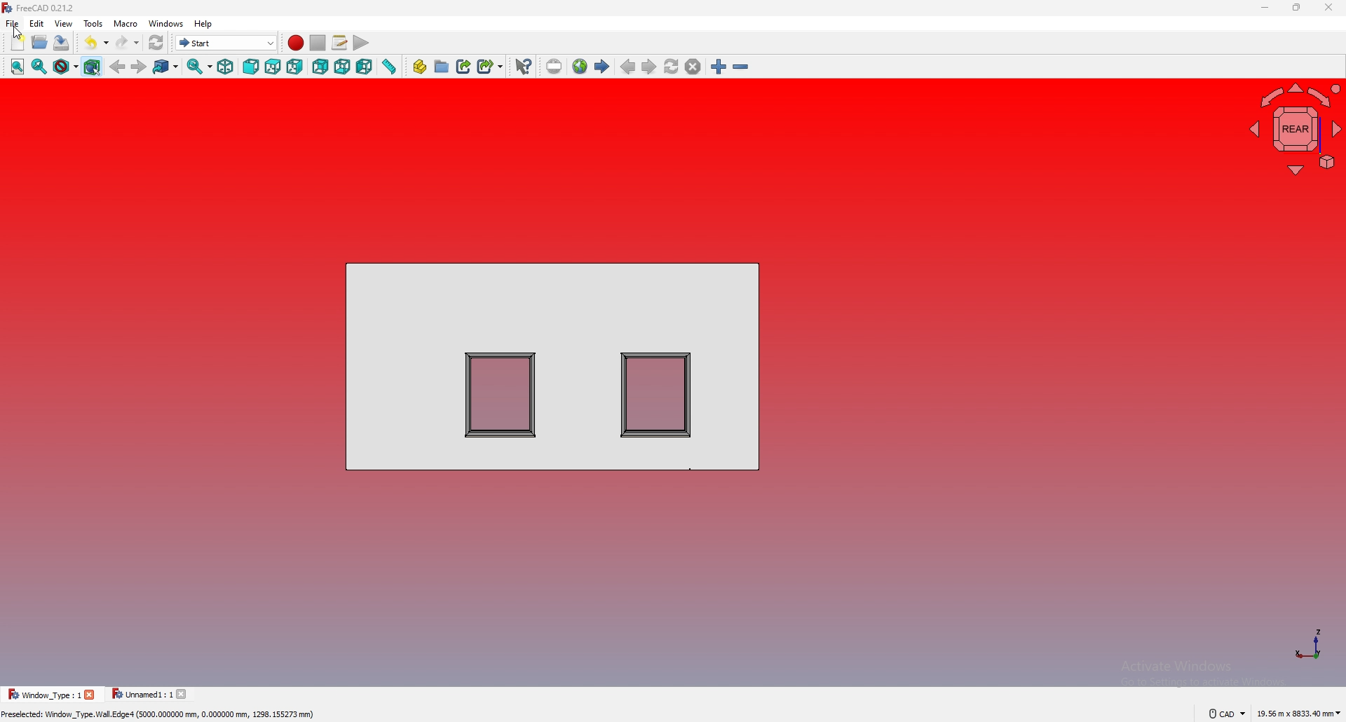 Image resolution: width=1346 pixels, height=722 pixels. Describe the element at coordinates (156, 43) in the screenshot. I see `refresh` at that location.